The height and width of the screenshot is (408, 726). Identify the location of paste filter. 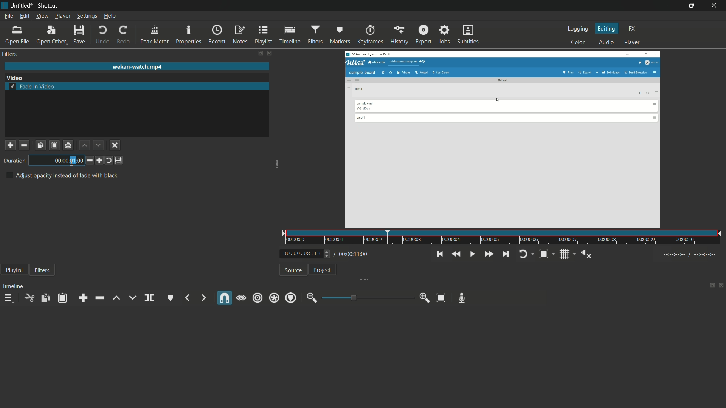
(55, 145).